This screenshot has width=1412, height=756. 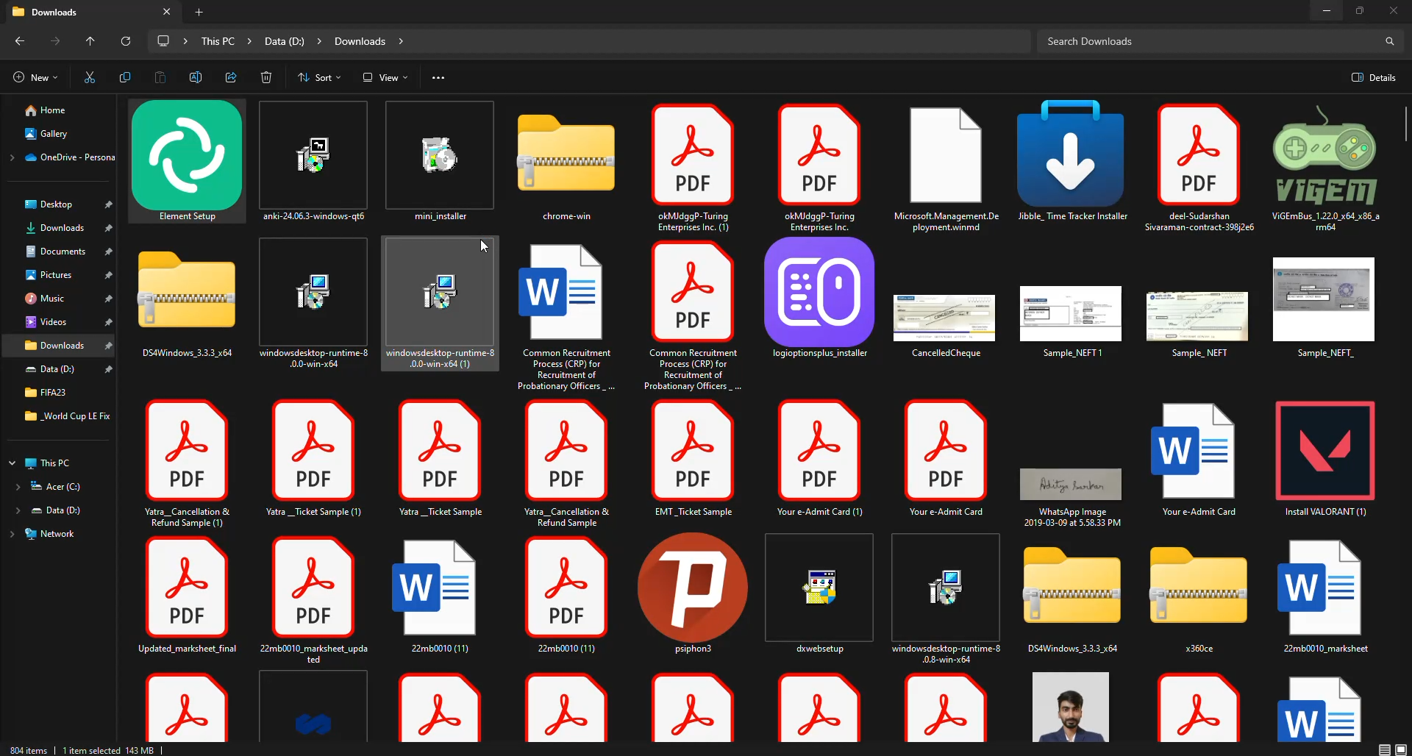 What do you see at coordinates (694, 593) in the screenshot?
I see `file` at bounding box center [694, 593].